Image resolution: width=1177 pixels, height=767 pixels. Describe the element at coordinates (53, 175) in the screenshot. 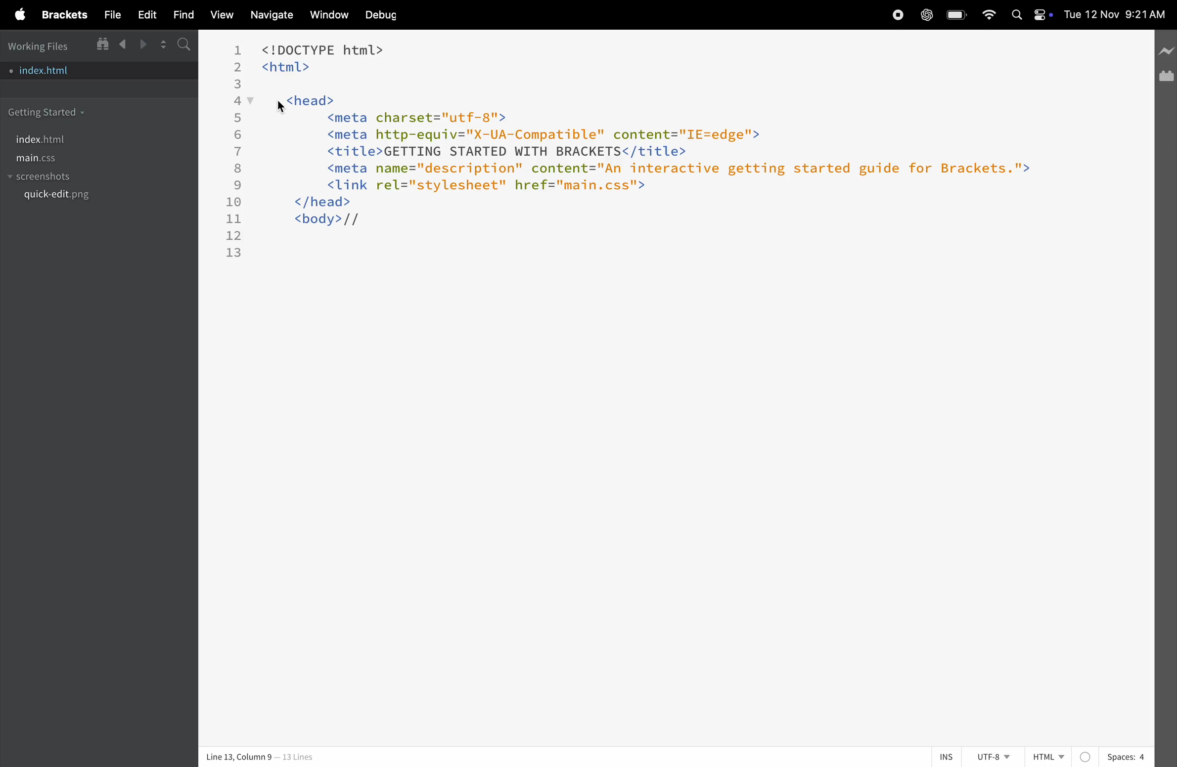

I see `screenshots` at that location.